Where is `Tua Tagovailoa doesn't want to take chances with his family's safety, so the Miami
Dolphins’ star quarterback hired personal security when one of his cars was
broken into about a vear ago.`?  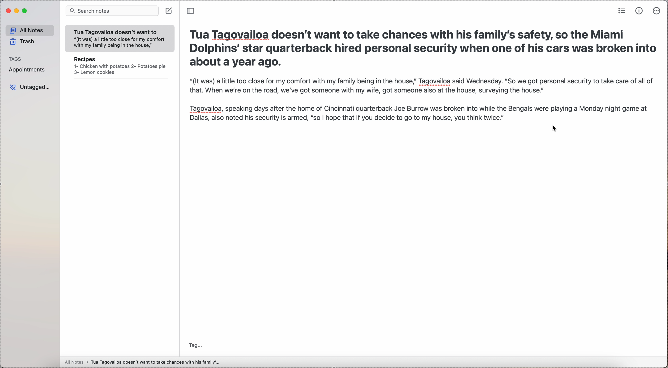 Tua Tagovailoa doesn't want to take chances with his family's safety, so the Miami
Dolphins’ star quarterback hired personal security when one of his cars was
broken into about a vear ago. is located at coordinates (421, 49).